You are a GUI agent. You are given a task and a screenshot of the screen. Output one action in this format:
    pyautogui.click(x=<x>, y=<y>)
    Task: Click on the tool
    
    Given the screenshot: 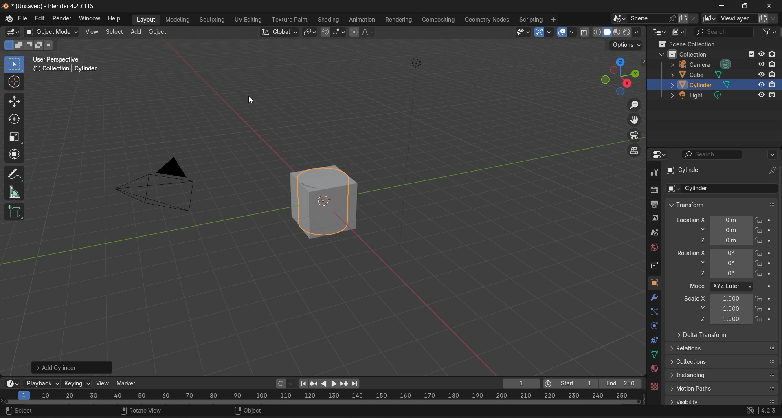 What is the action you would take?
    pyautogui.click(x=654, y=172)
    